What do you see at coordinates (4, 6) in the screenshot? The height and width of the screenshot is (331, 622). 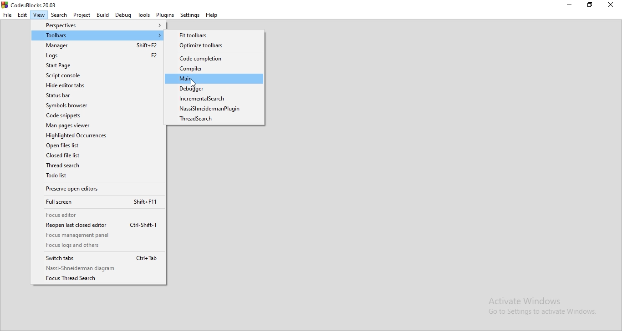 I see `logo` at bounding box center [4, 6].